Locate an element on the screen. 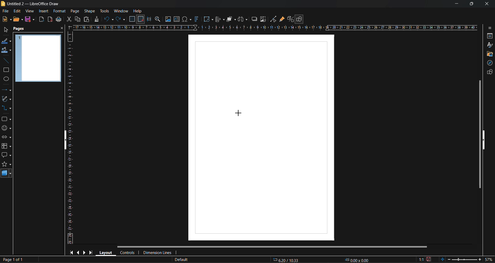  save is located at coordinates (31, 20).